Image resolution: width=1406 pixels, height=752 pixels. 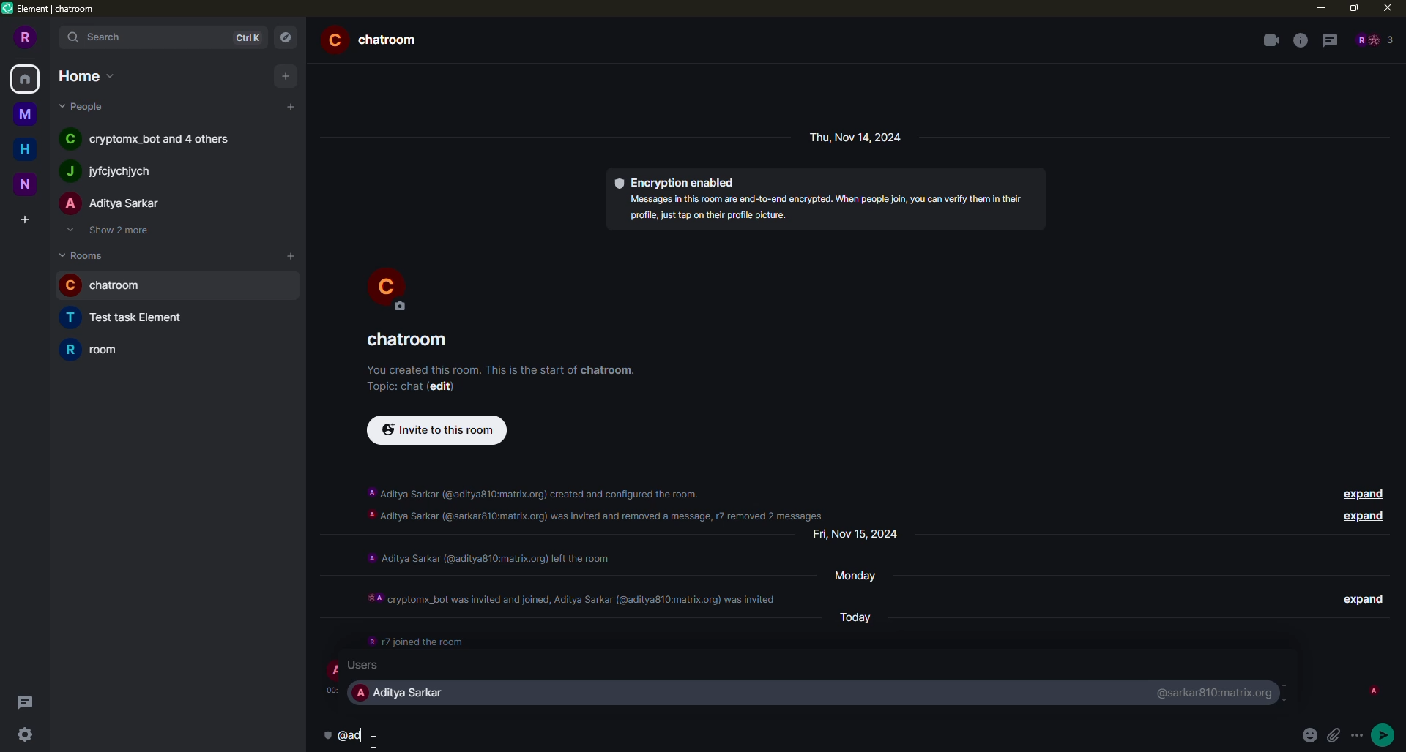 I want to click on room, so click(x=133, y=318).